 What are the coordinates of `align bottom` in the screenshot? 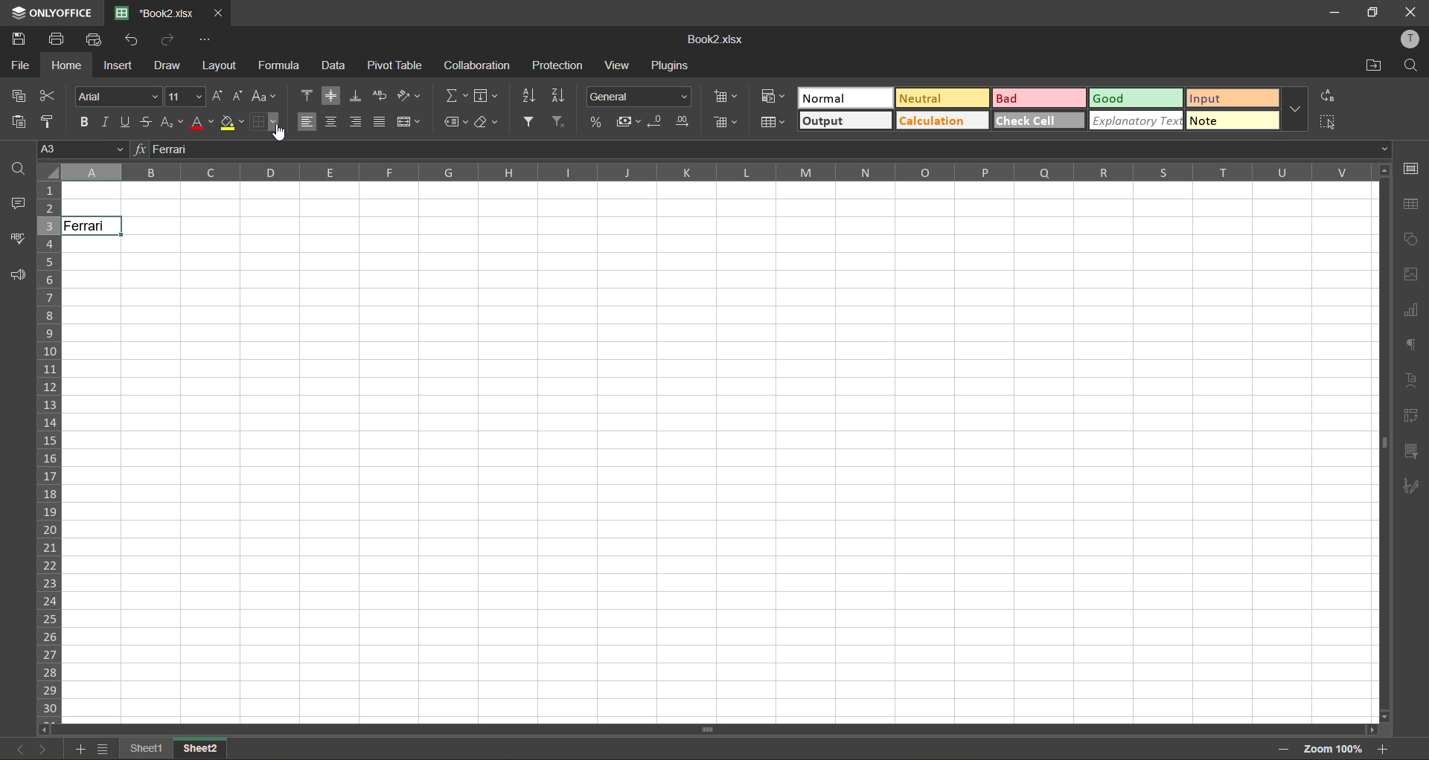 It's located at (355, 96).